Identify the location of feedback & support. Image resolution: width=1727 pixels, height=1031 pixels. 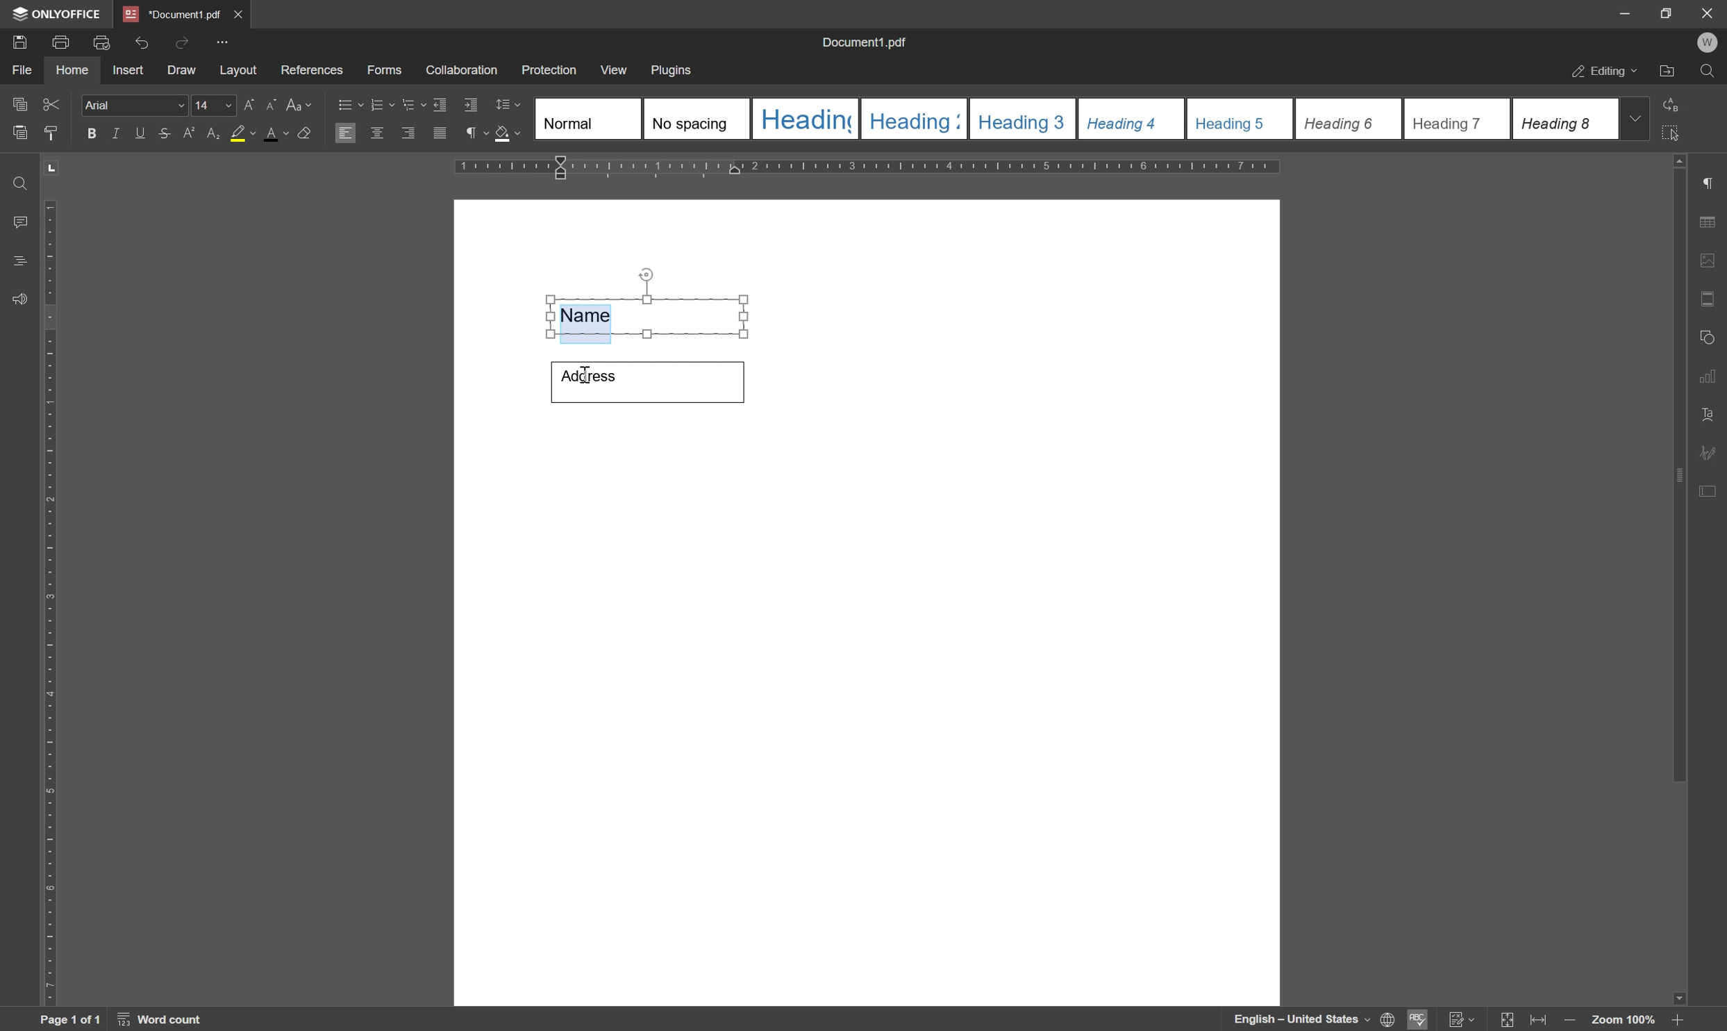
(19, 300).